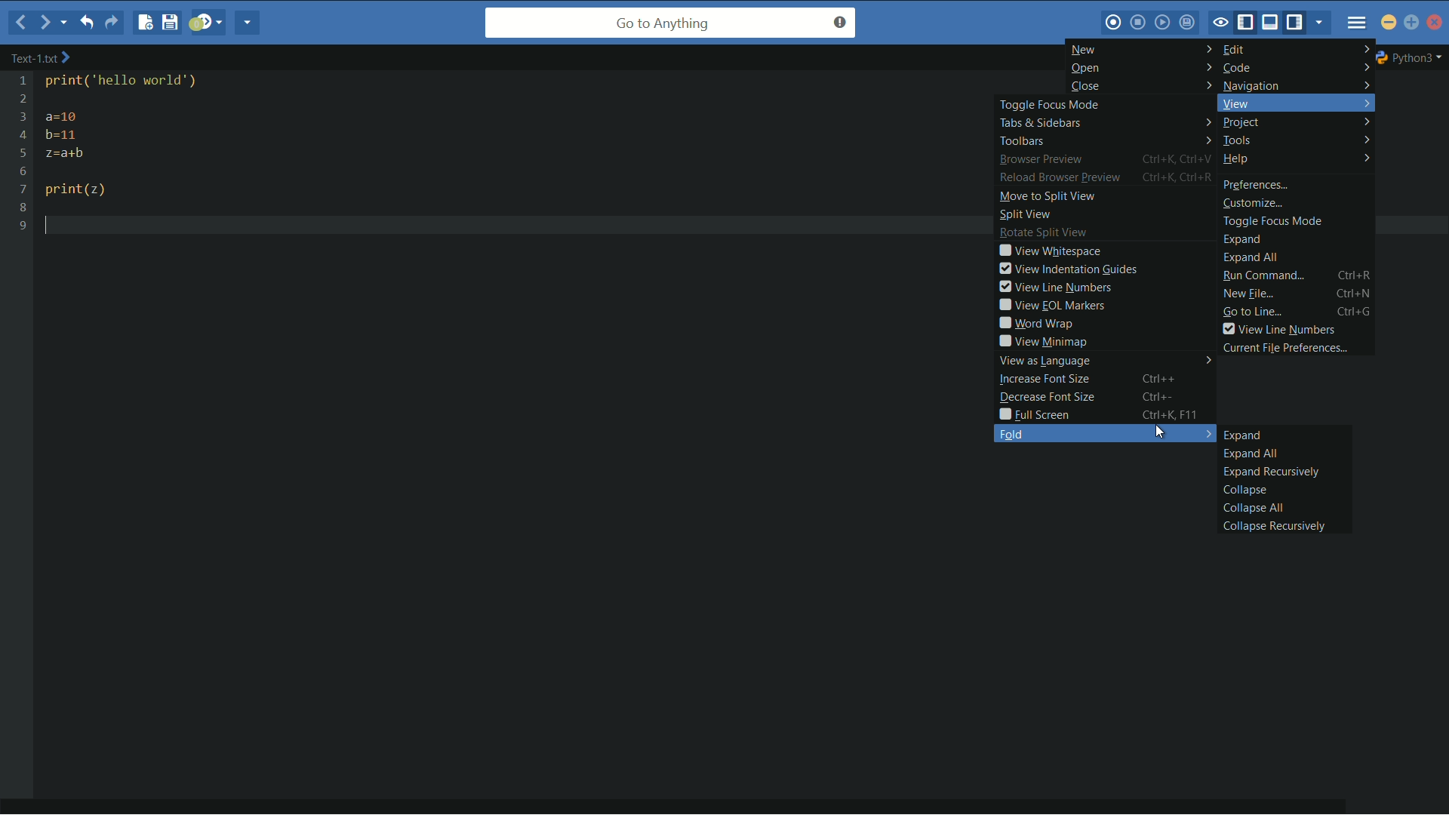 The image size is (1449, 815). Describe the element at coordinates (1435, 22) in the screenshot. I see `close app` at that location.